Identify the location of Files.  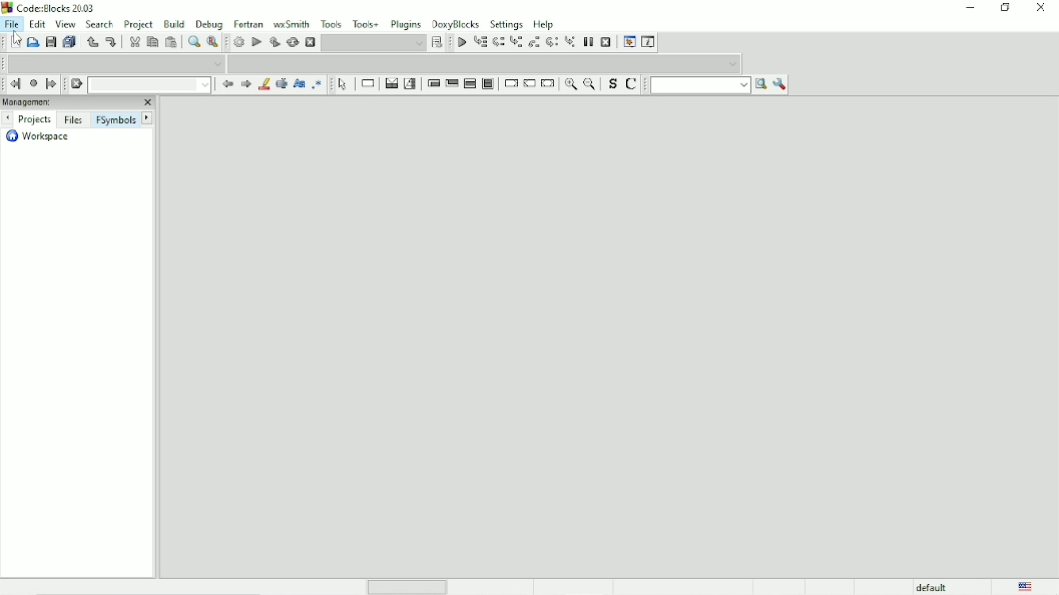
(73, 120).